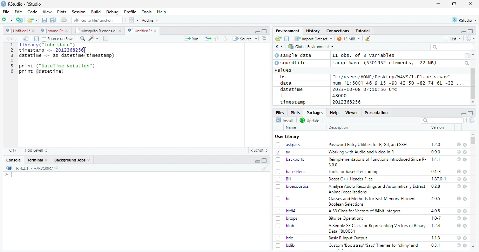 Image resolution: width=479 pixels, height=252 pixels. Describe the element at coordinates (32, 12) in the screenshot. I see `Code` at that location.